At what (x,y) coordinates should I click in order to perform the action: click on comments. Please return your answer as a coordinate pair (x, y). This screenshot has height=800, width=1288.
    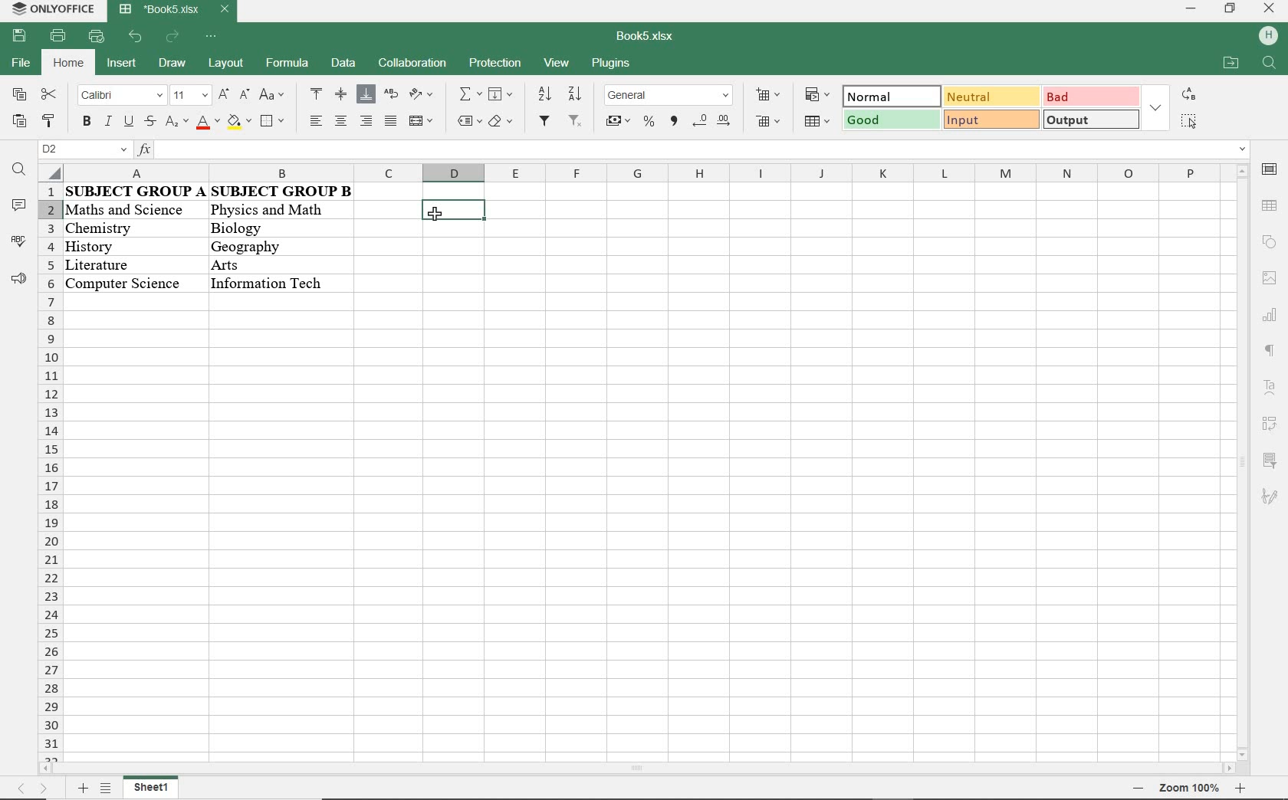
    Looking at the image, I should click on (18, 206).